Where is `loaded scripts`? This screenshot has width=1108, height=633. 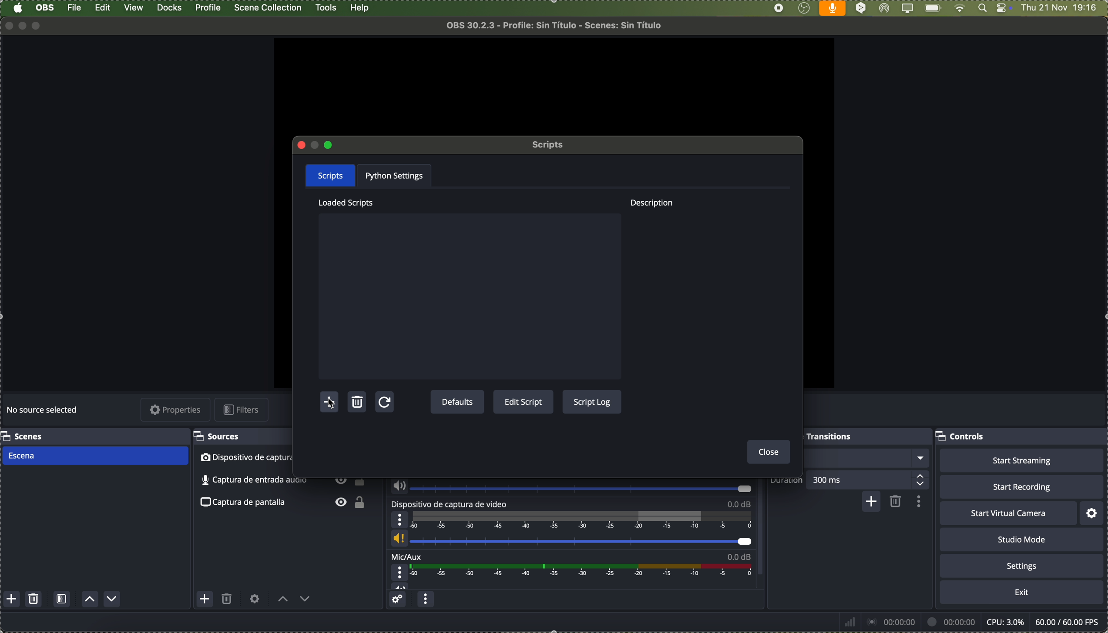
loaded scripts is located at coordinates (346, 203).